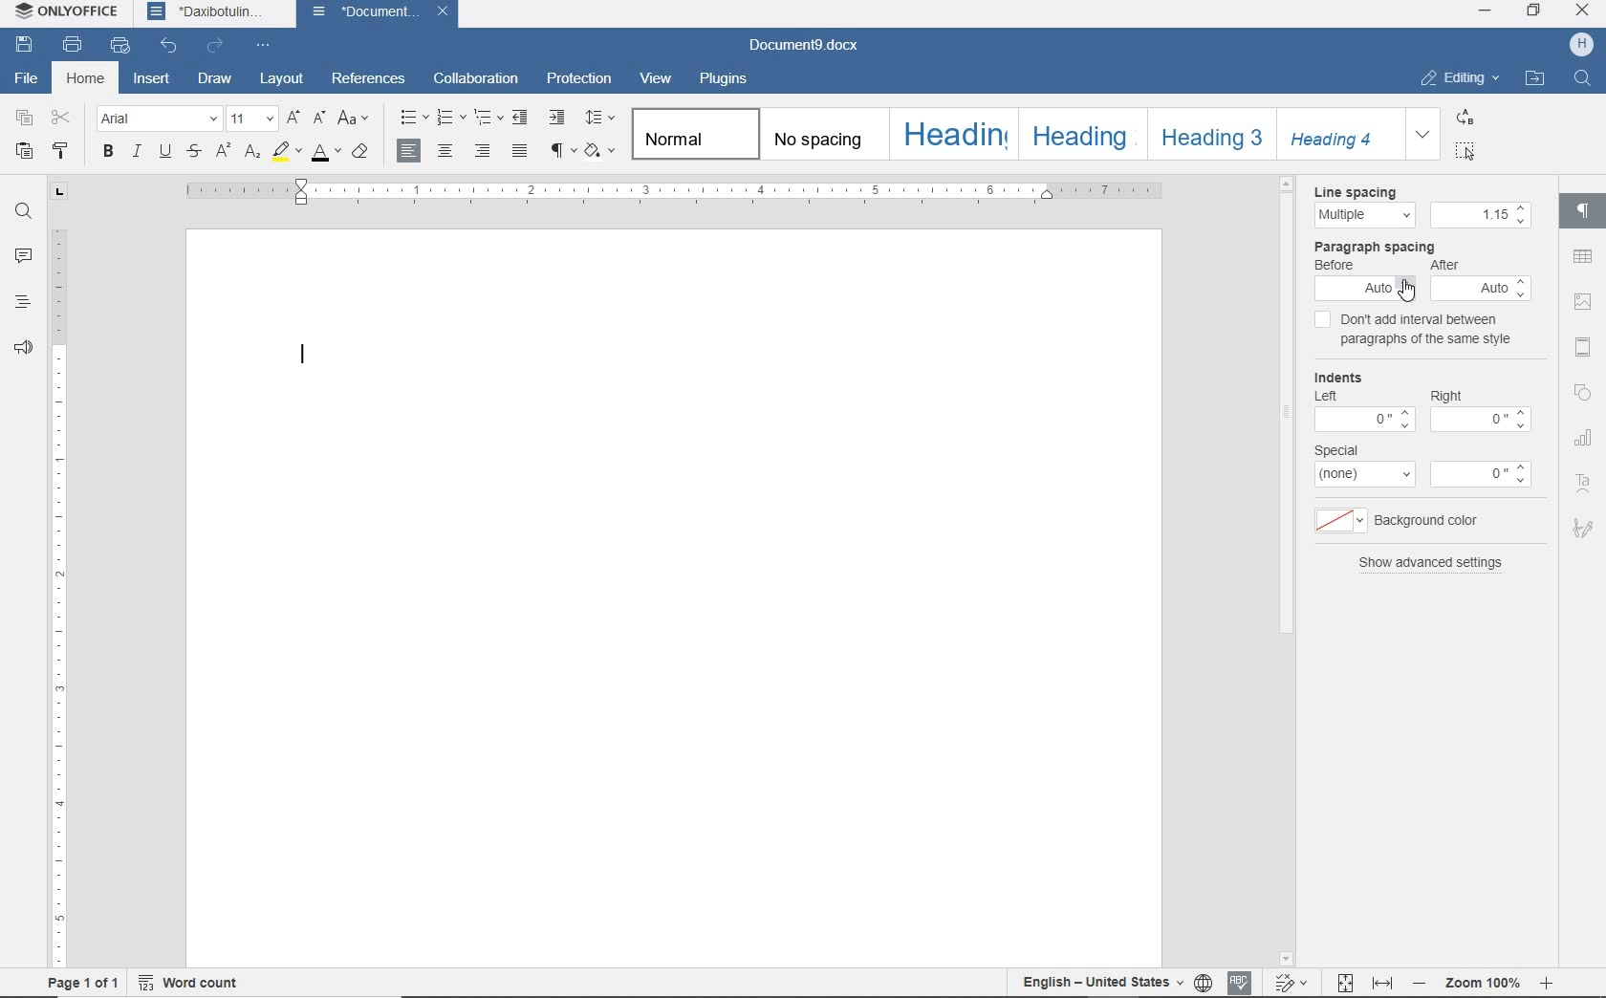 Image resolution: width=1606 pixels, height=998 pixels. What do you see at coordinates (1290, 982) in the screenshot?
I see `track changes` at bounding box center [1290, 982].